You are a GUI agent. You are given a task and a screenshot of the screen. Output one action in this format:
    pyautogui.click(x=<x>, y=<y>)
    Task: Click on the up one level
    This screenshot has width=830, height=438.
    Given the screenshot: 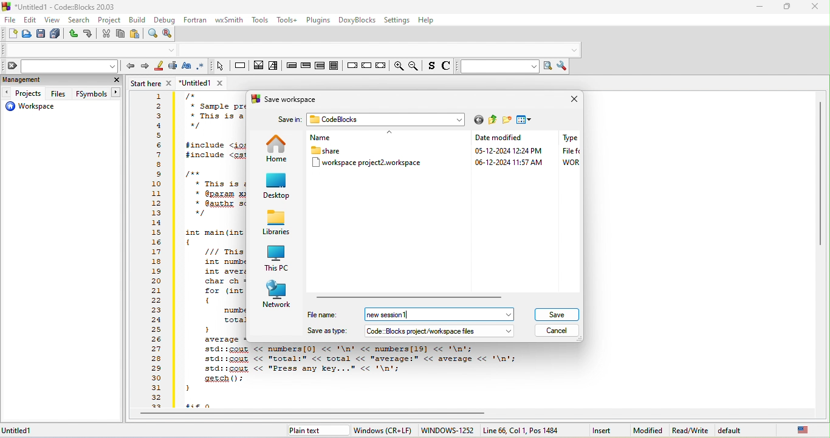 What is the action you would take?
    pyautogui.click(x=493, y=120)
    